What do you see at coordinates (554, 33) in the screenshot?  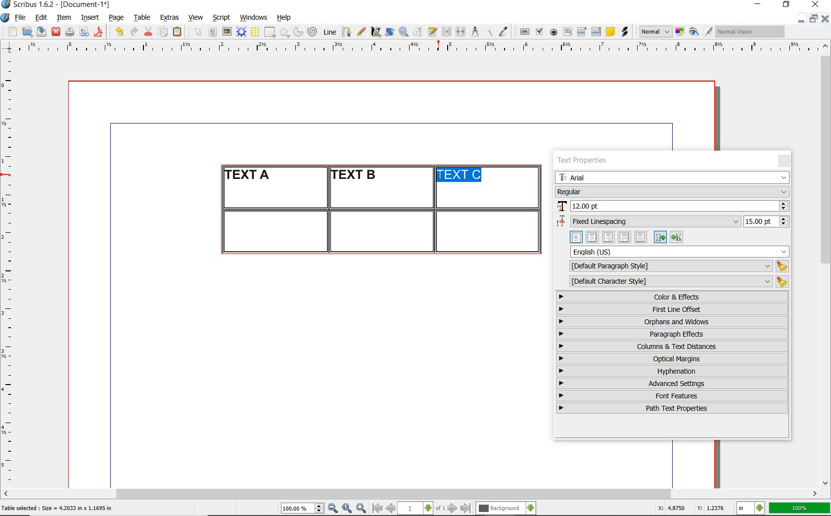 I see `pdf radio button` at bounding box center [554, 33].